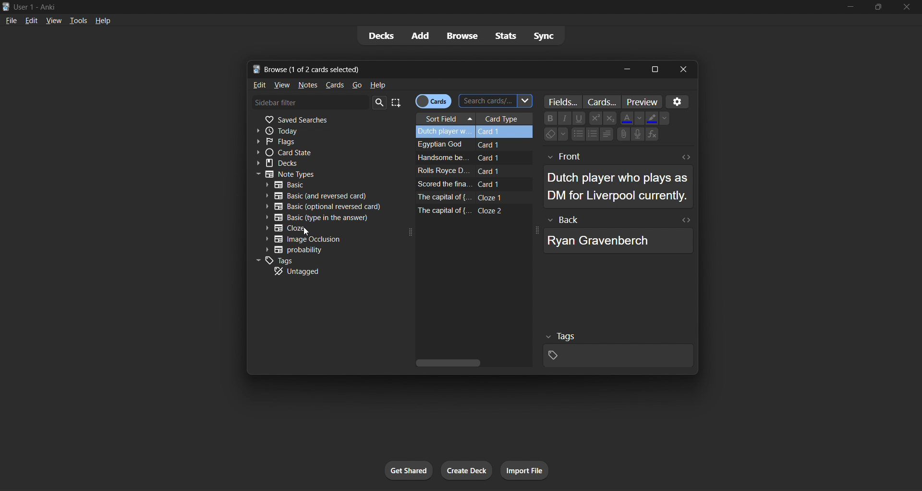 This screenshot has width=922, height=491. Describe the element at coordinates (472, 174) in the screenshot. I see `card data` at that location.